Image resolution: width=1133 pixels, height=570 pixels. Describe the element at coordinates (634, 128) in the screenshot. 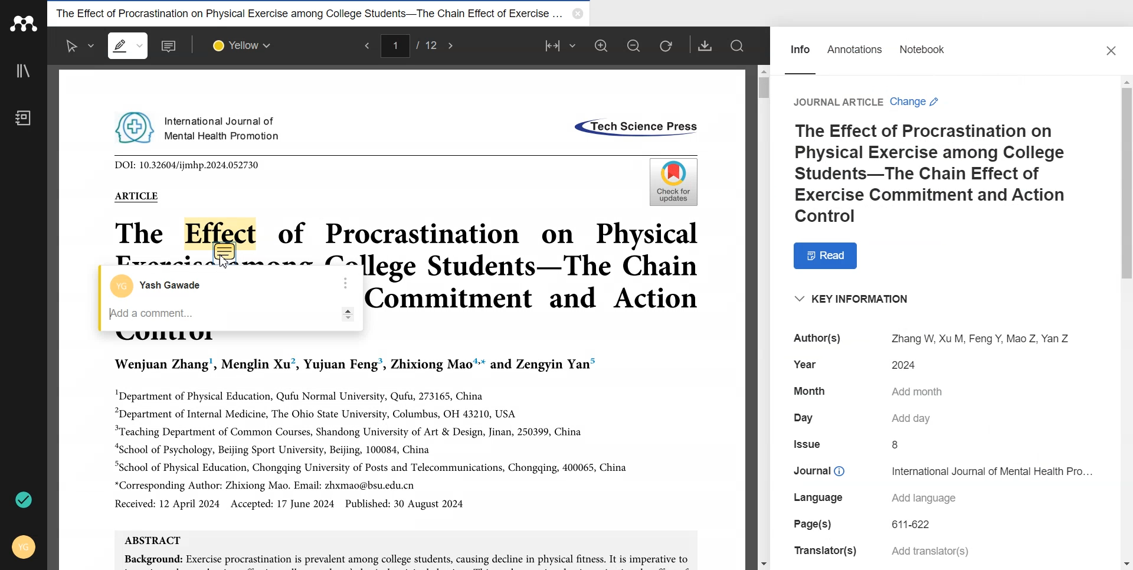

I see `«Tech Science Press` at that location.